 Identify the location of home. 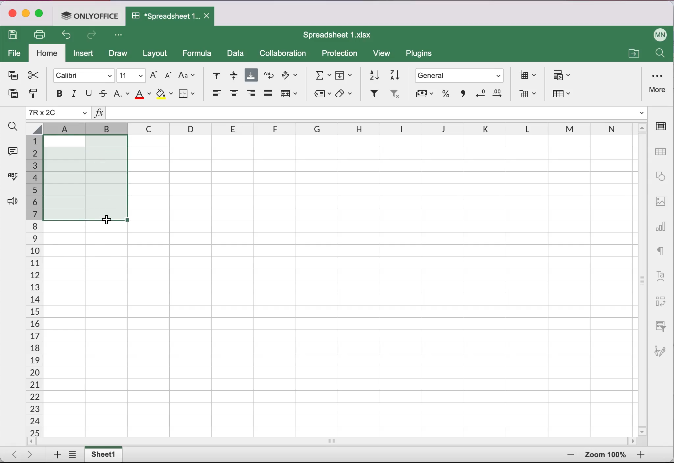
(47, 54).